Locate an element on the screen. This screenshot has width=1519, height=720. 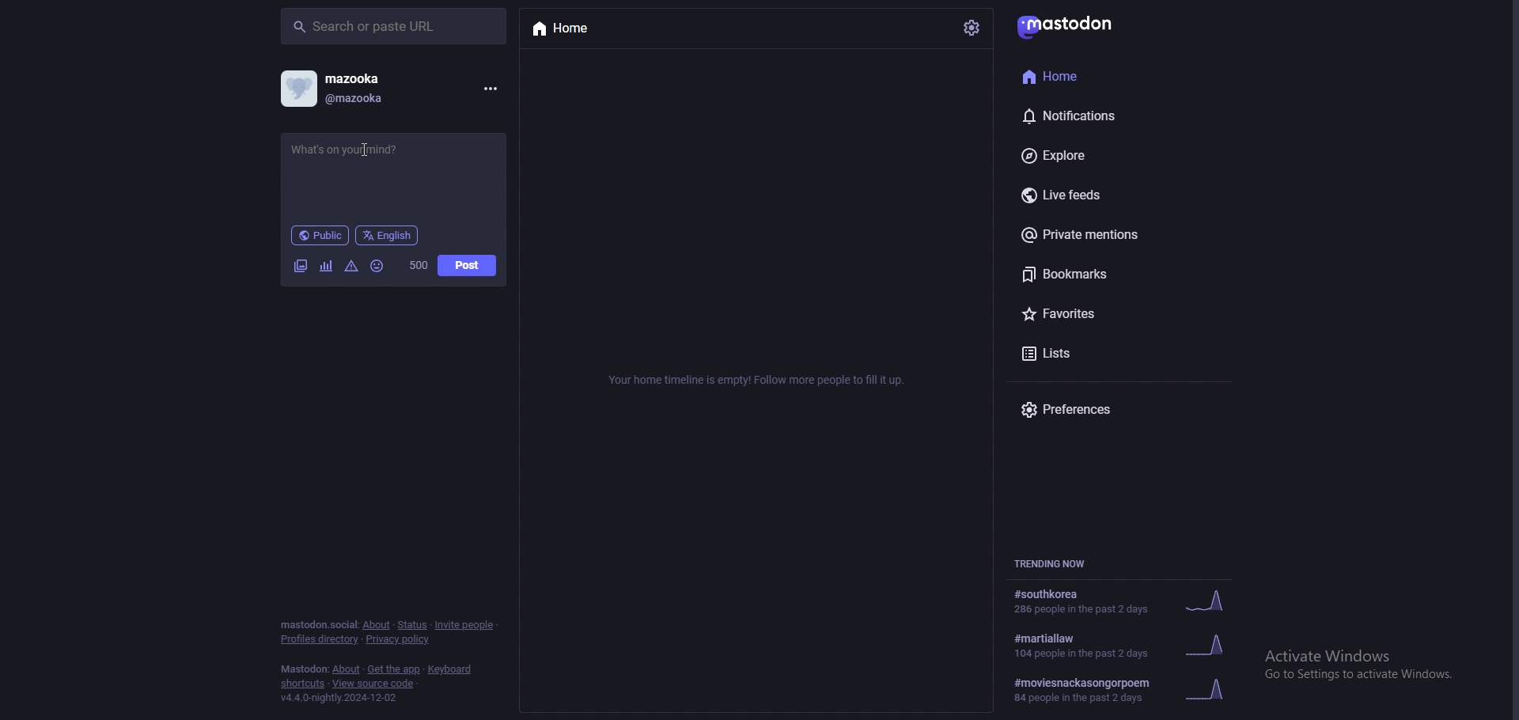
warnings is located at coordinates (351, 267).